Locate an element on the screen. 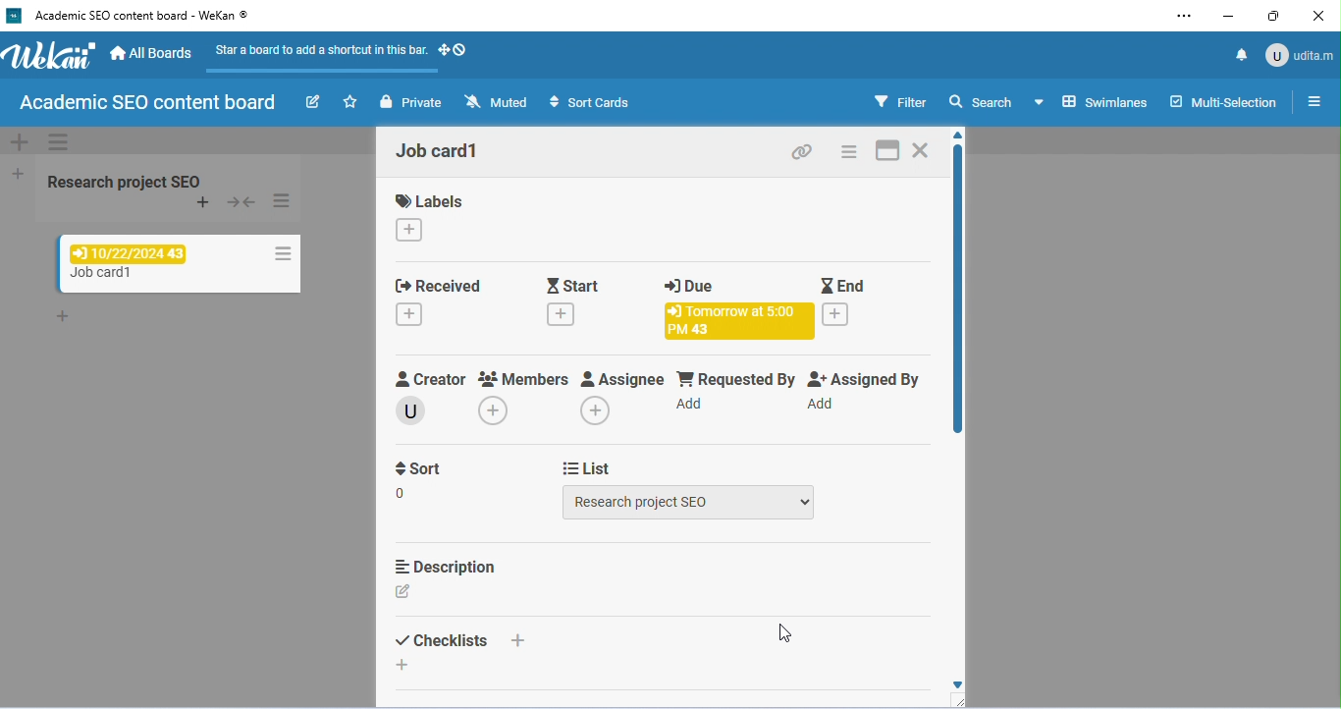 The image size is (1341, 709). add assignee is located at coordinates (595, 409).